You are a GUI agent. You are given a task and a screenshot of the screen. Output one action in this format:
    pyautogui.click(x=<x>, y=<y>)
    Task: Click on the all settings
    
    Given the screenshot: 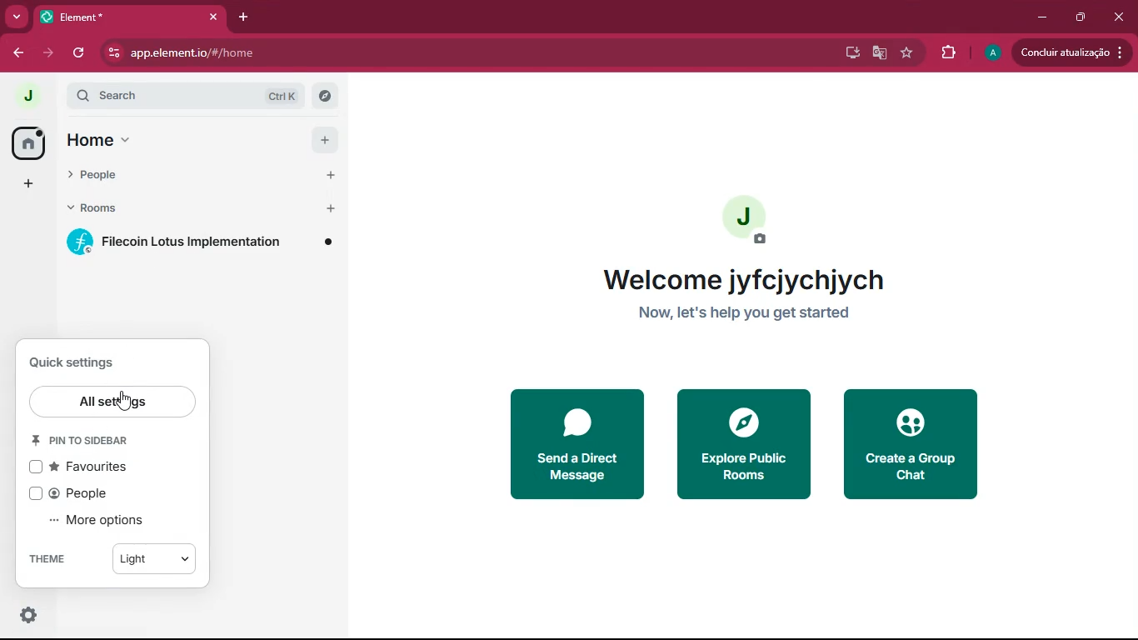 What is the action you would take?
    pyautogui.click(x=113, y=401)
    